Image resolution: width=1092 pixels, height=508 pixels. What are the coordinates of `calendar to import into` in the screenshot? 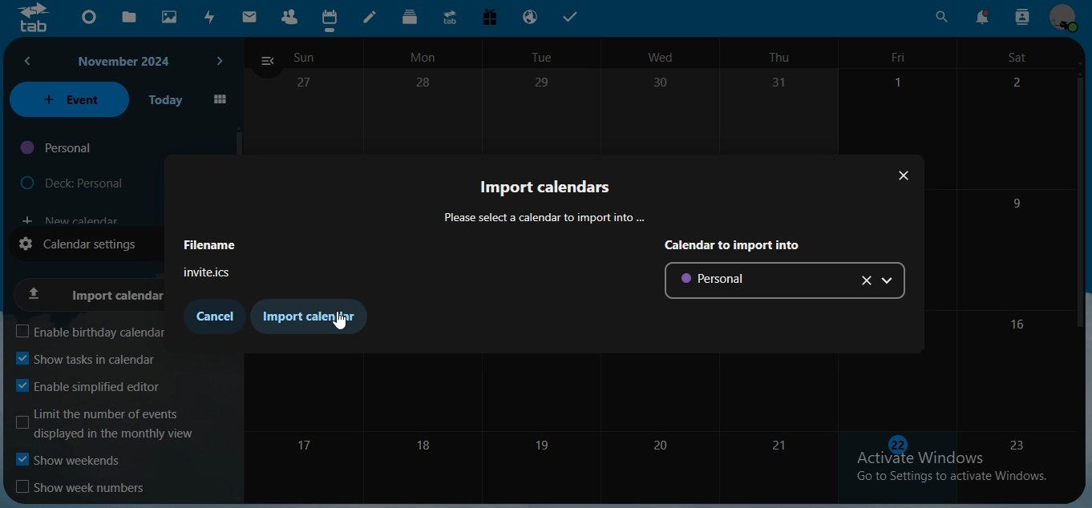 It's located at (736, 244).